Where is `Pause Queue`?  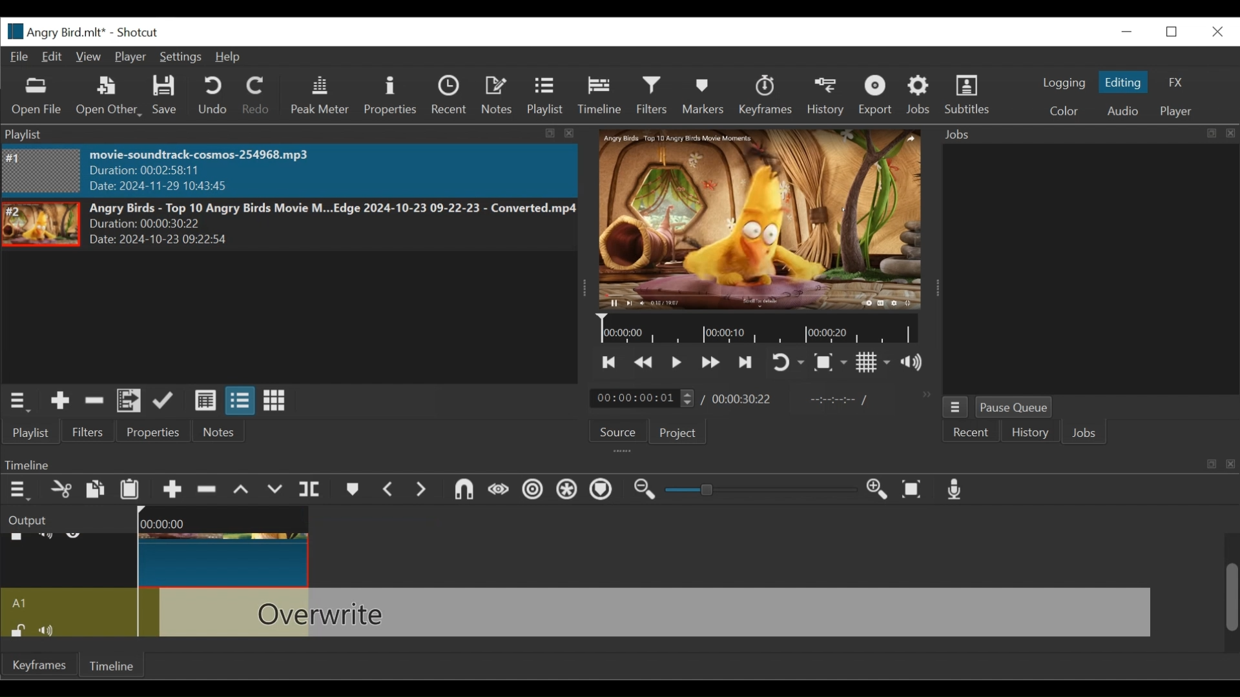
Pause Queue is located at coordinates (1018, 407).